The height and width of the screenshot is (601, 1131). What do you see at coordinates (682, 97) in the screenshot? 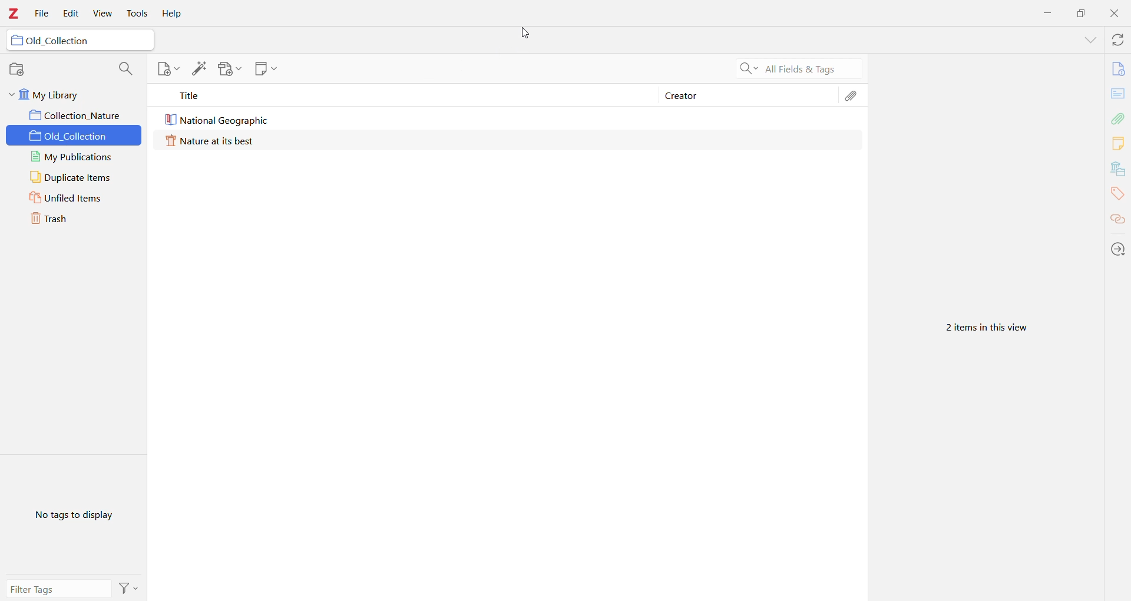
I see `Creator` at bounding box center [682, 97].